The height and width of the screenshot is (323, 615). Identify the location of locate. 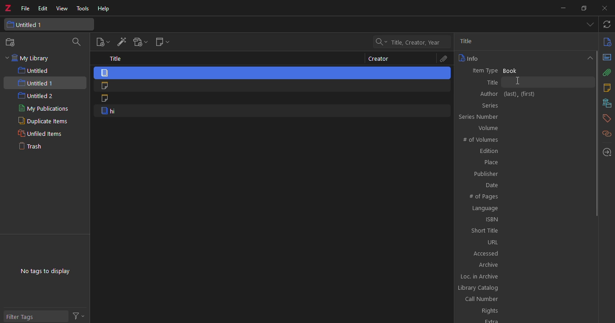
(607, 152).